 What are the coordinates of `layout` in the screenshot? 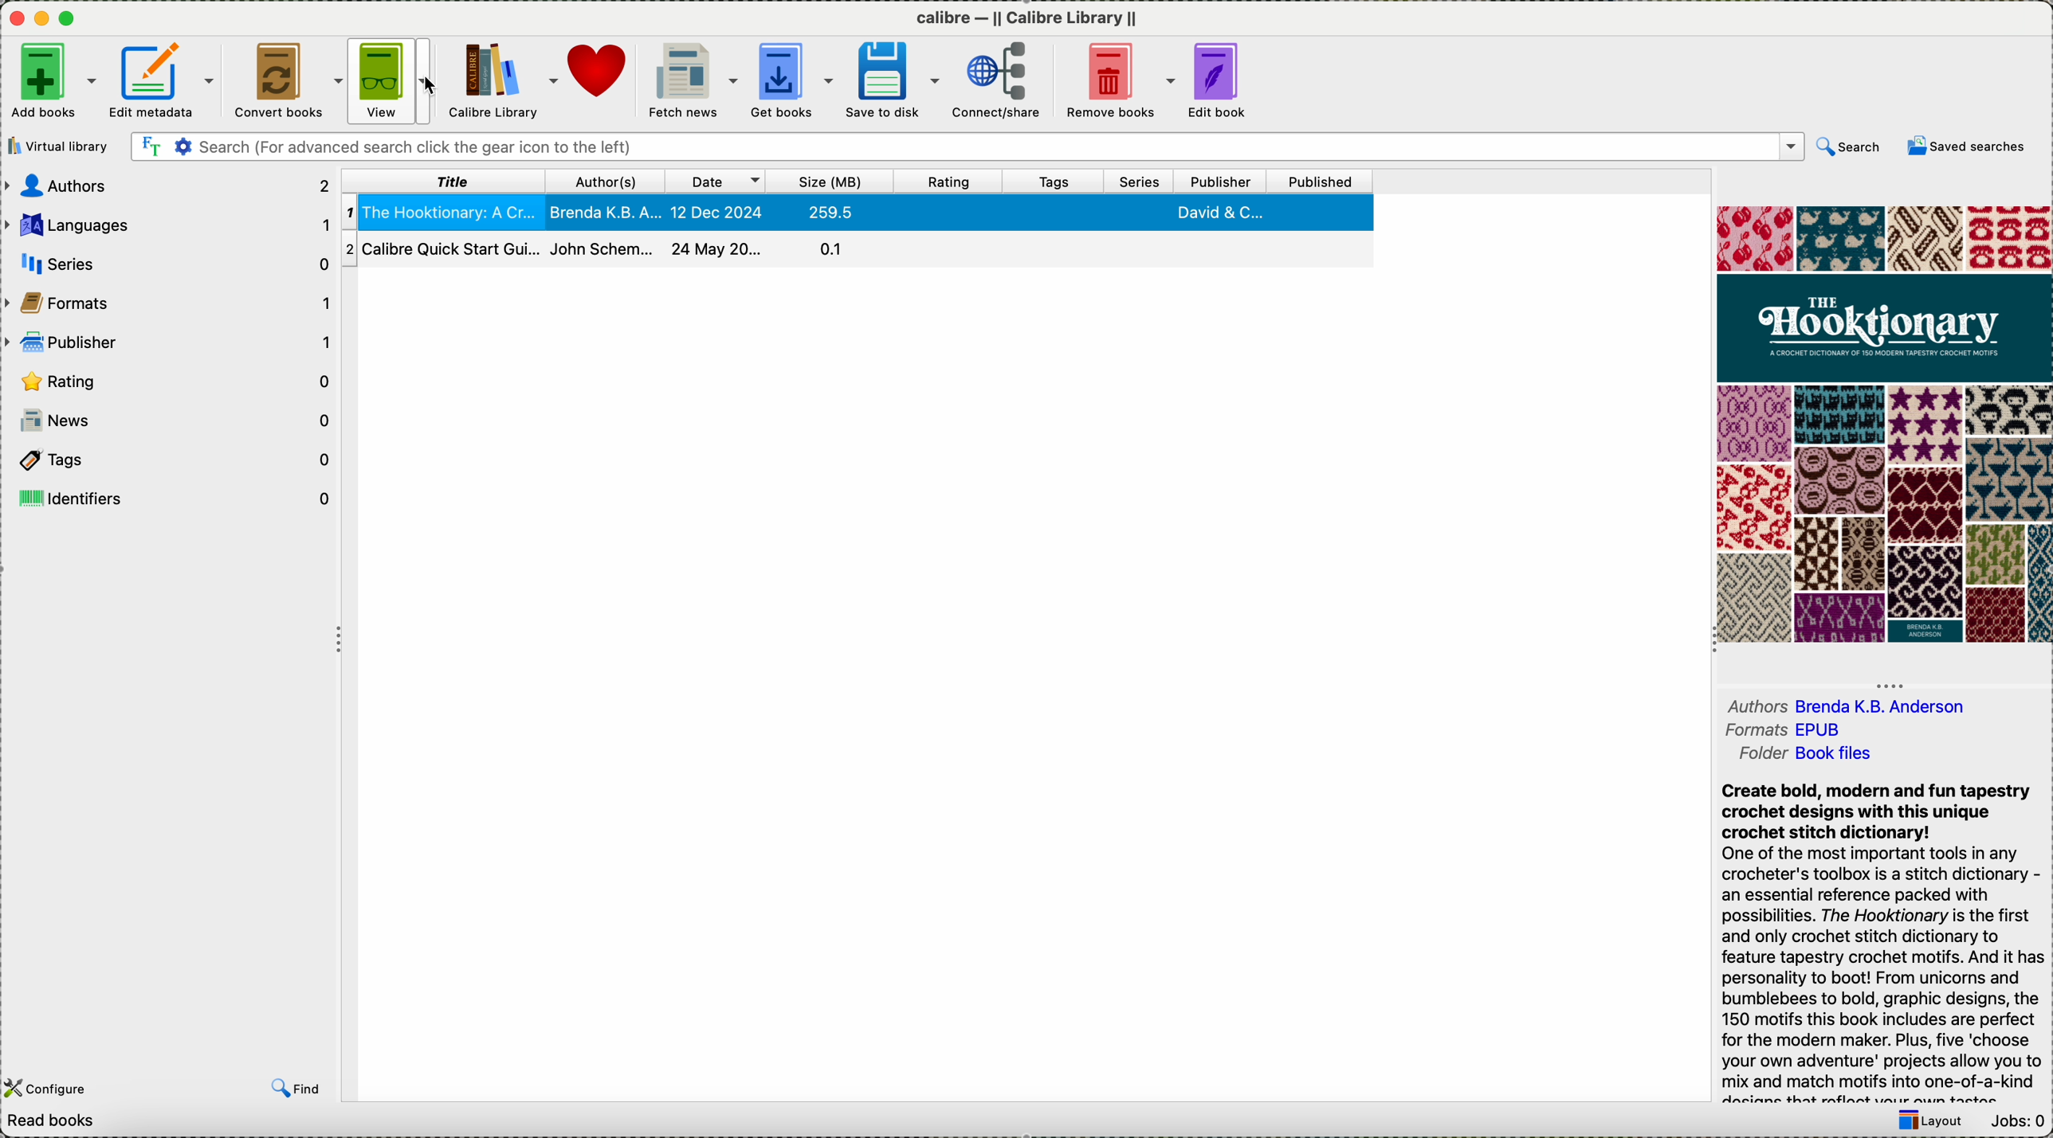 It's located at (1925, 1123).